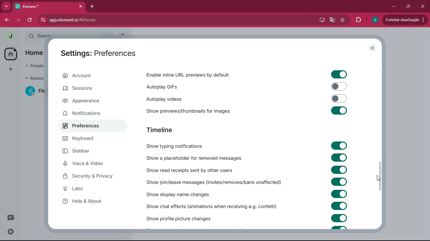 This screenshot has height=241, width=430. I want to click on toggle on/off, so click(339, 86).